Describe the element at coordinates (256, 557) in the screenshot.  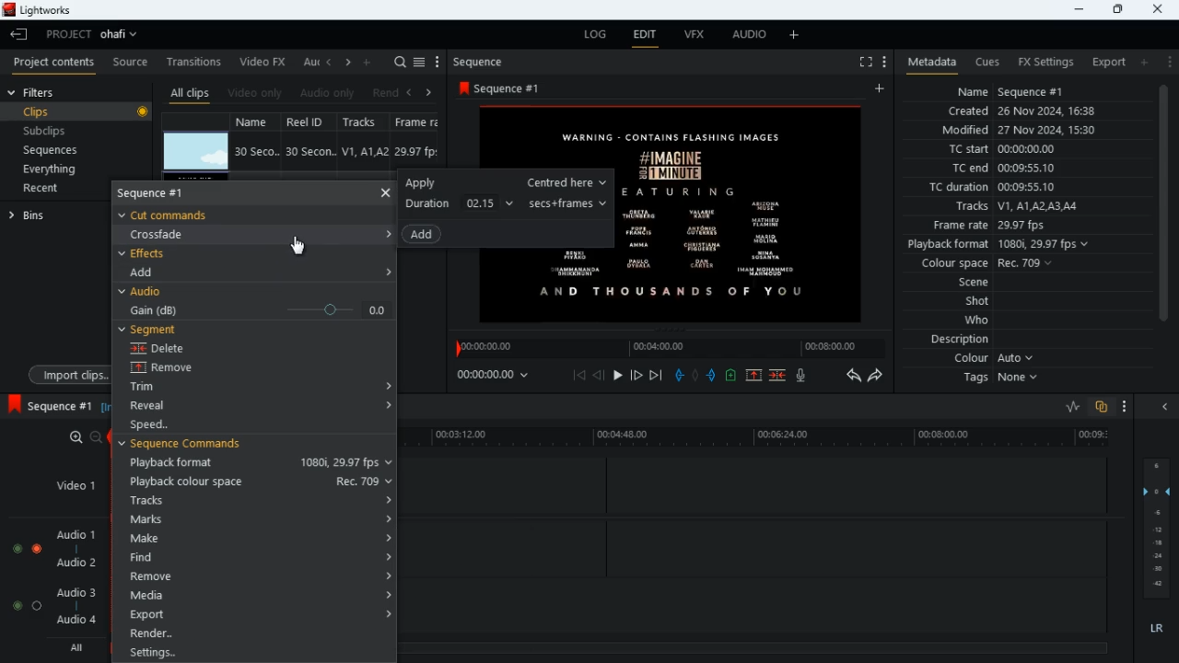
I see `find` at that location.